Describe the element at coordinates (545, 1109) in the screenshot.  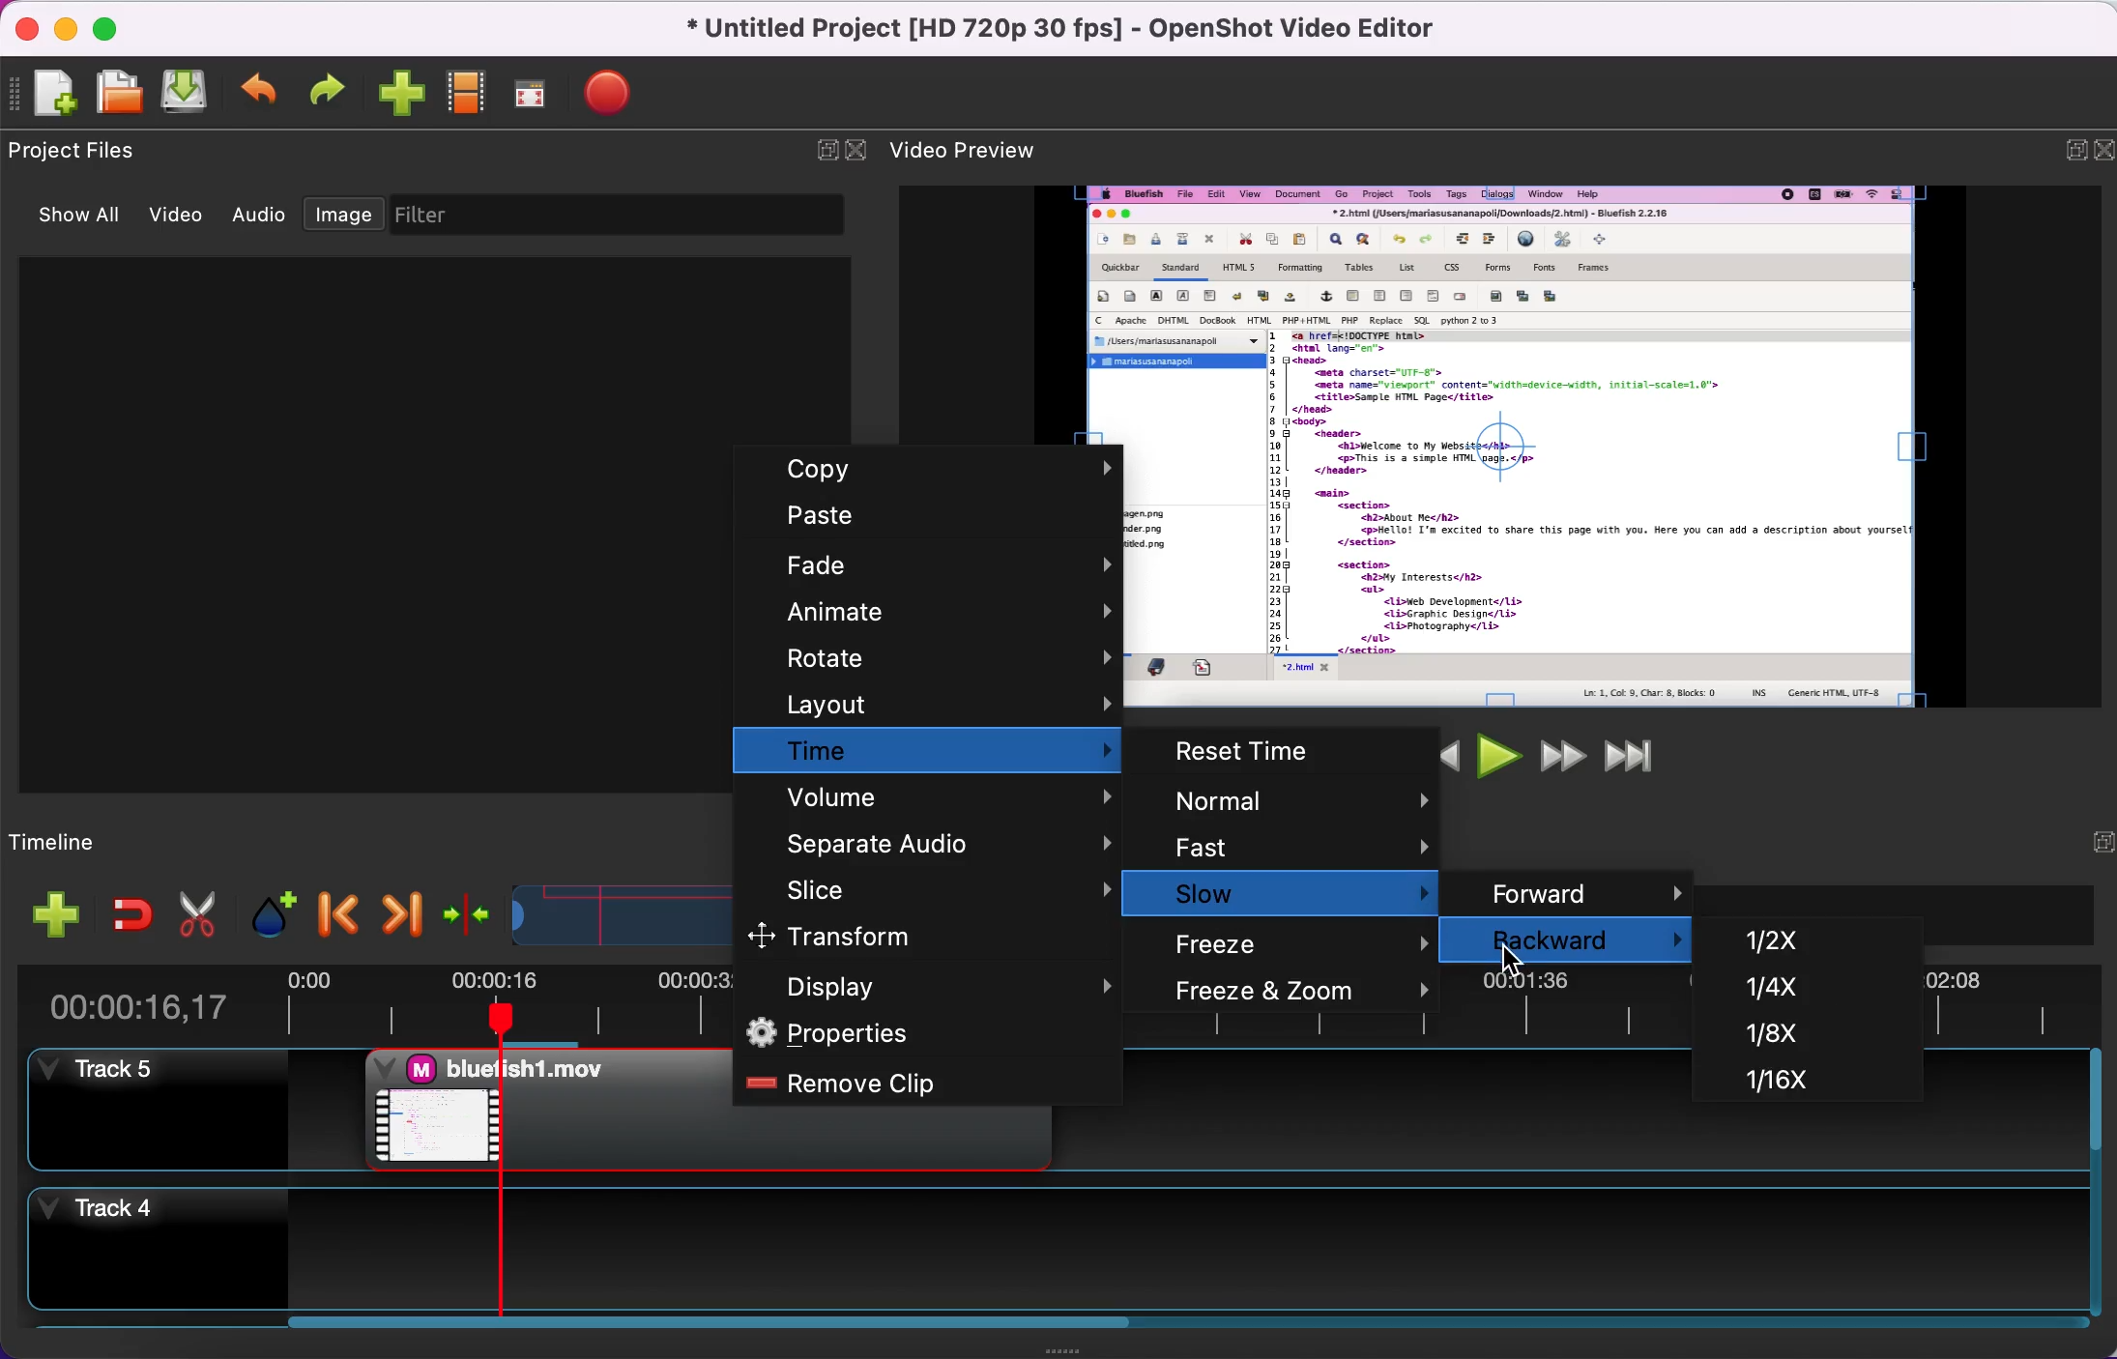
I see `video clip` at that location.